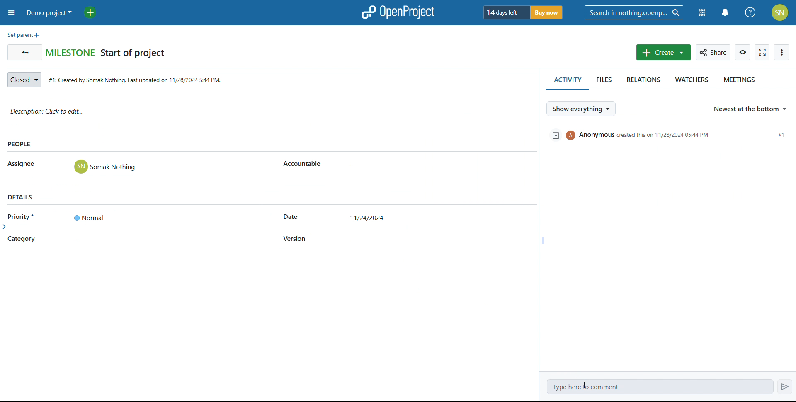 The image size is (796, 402). What do you see at coordinates (303, 164) in the screenshot?
I see `accountable` at bounding box center [303, 164].